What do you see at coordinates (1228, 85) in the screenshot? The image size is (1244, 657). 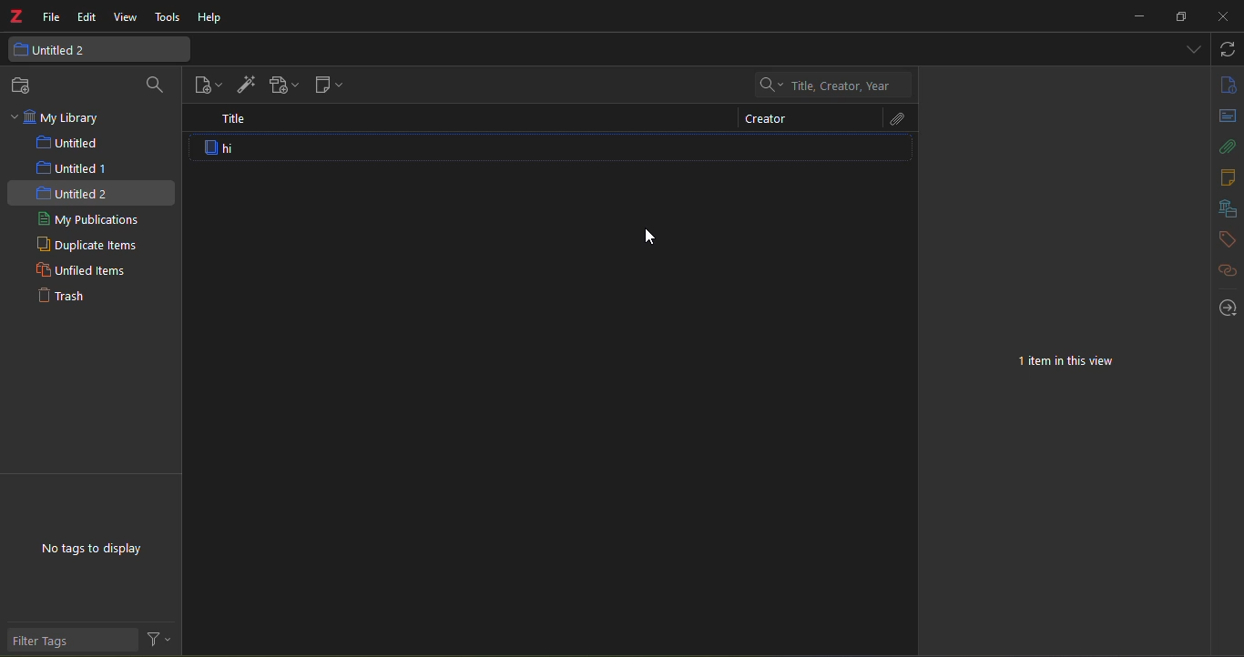 I see `info` at bounding box center [1228, 85].